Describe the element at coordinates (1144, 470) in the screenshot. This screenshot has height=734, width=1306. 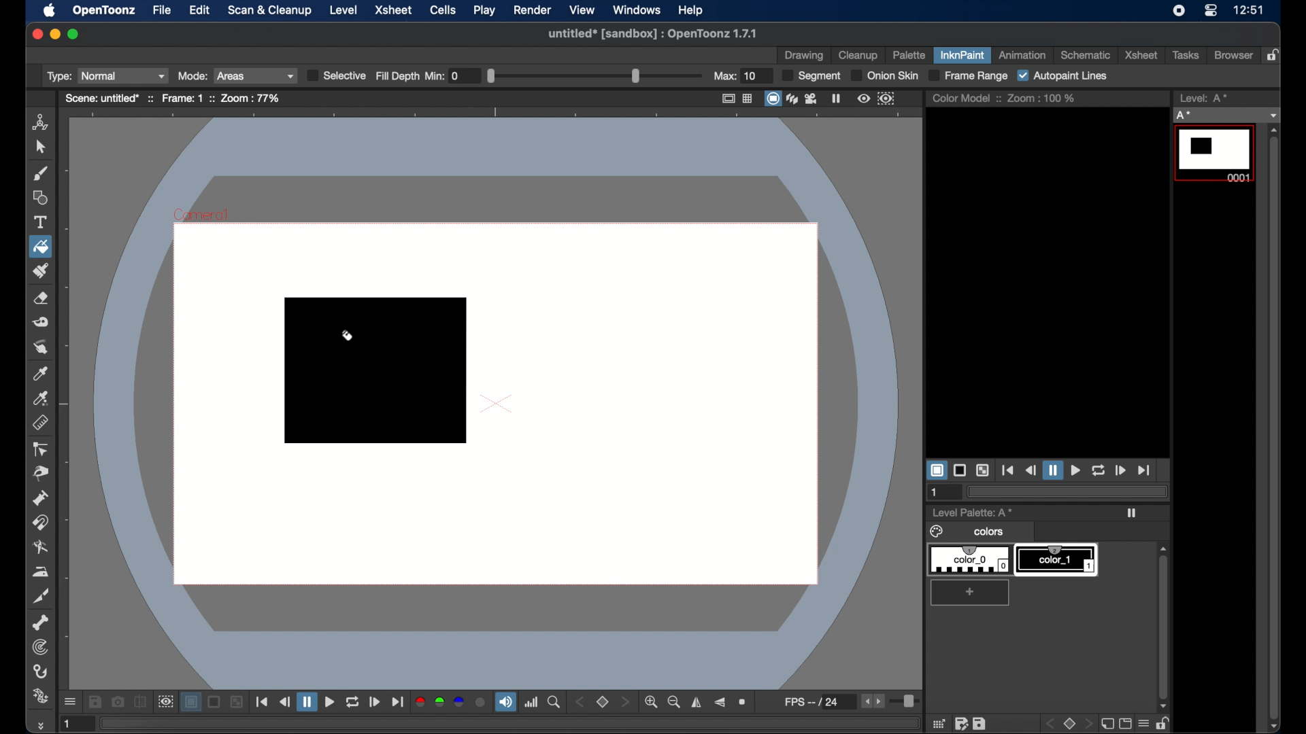
I see `jump to end` at that location.